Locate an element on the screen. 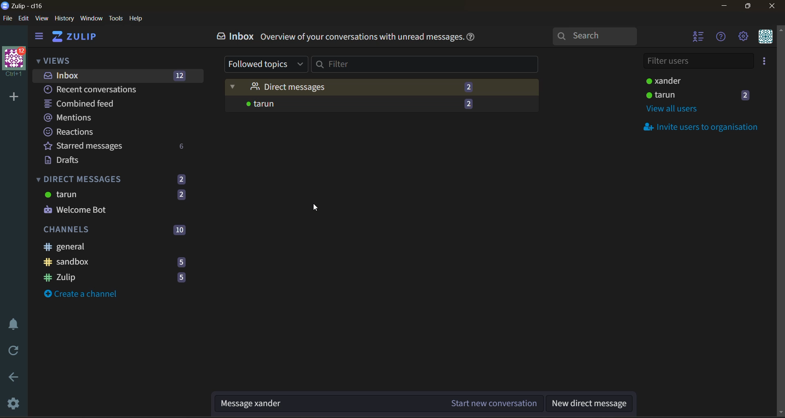 This screenshot has width=785, height=418. show left side bar is located at coordinates (37, 38).